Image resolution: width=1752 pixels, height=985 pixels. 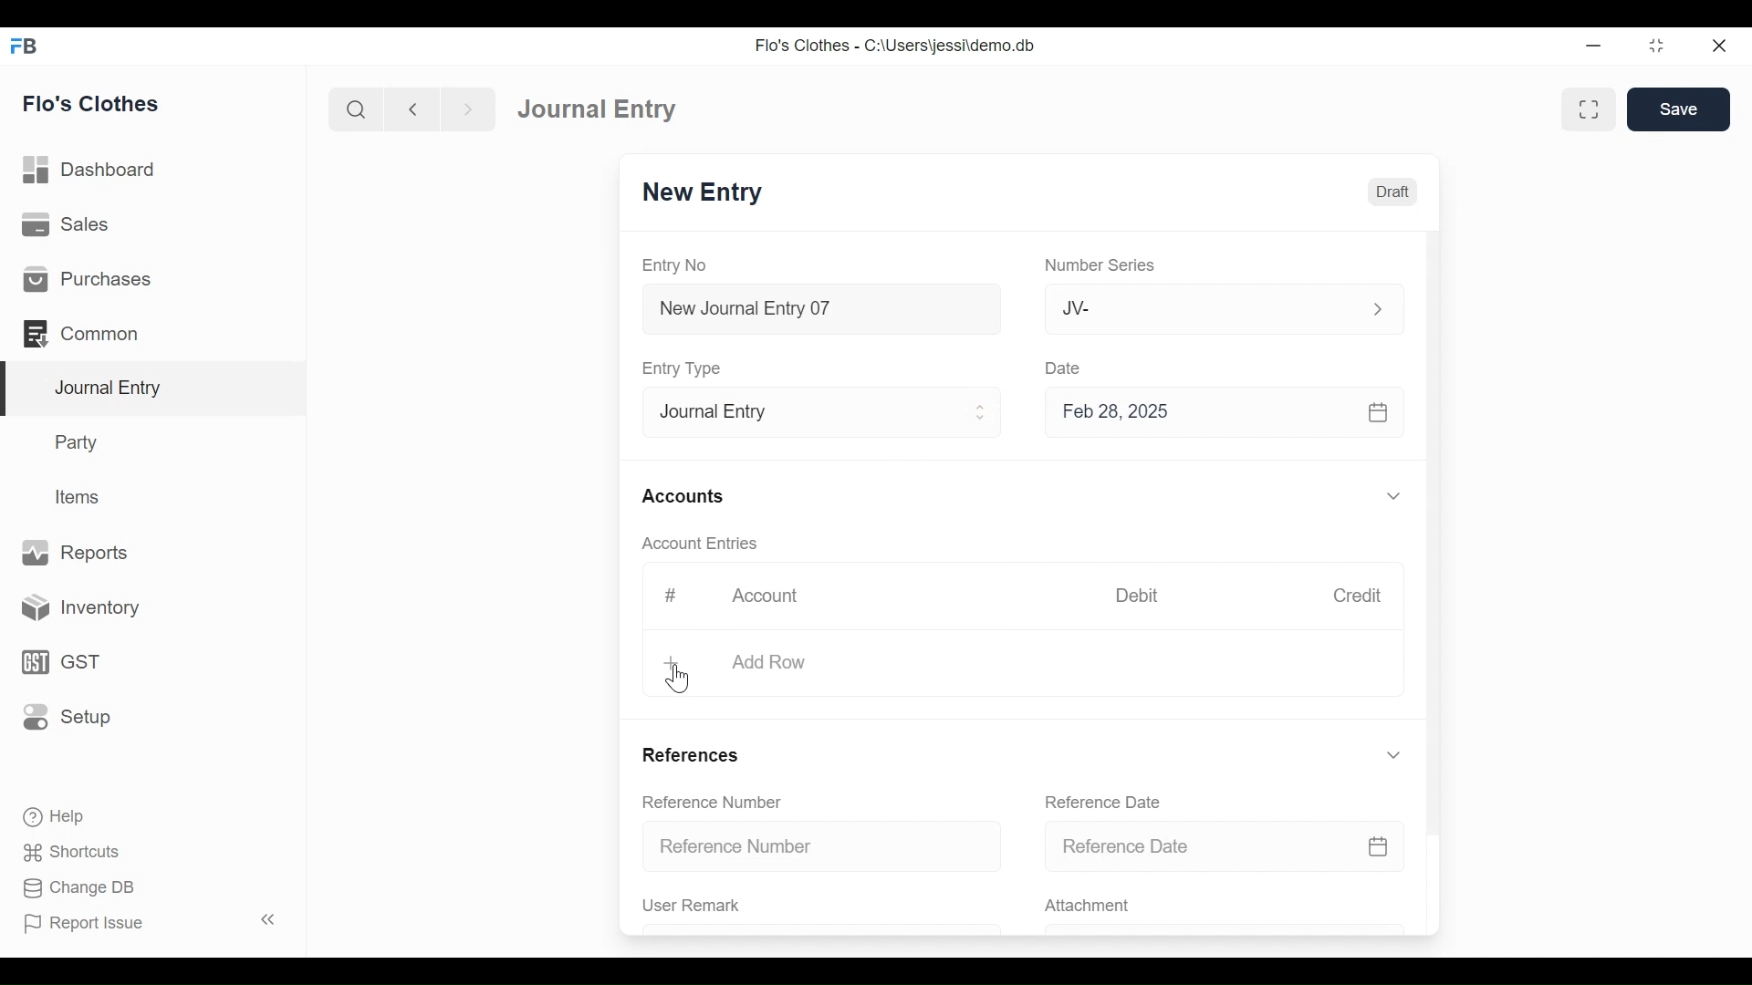 What do you see at coordinates (699, 543) in the screenshot?
I see `Account Entries` at bounding box center [699, 543].